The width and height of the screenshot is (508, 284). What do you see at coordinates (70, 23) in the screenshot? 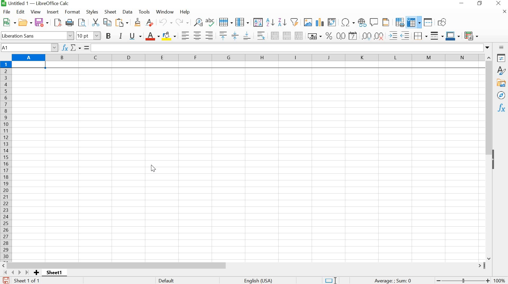
I see `PRINT` at bounding box center [70, 23].